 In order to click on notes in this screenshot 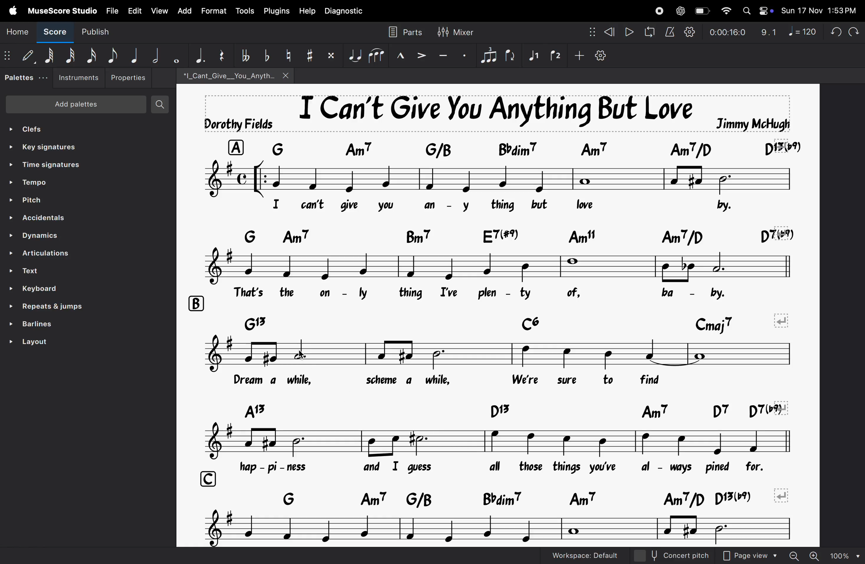, I will do `click(494, 265)`.